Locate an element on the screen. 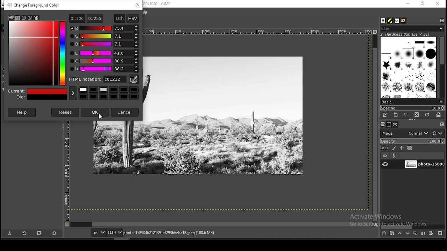  color picker is located at coordinates (133, 80).